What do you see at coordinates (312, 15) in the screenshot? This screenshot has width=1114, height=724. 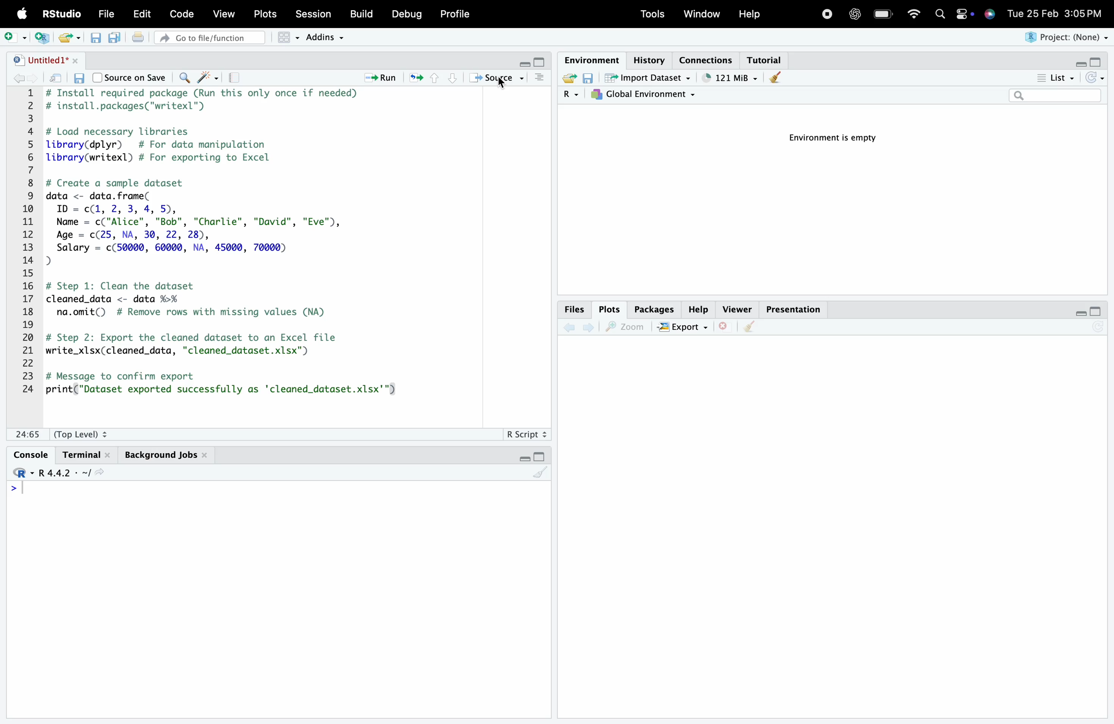 I see `Session` at bounding box center [312, 15].